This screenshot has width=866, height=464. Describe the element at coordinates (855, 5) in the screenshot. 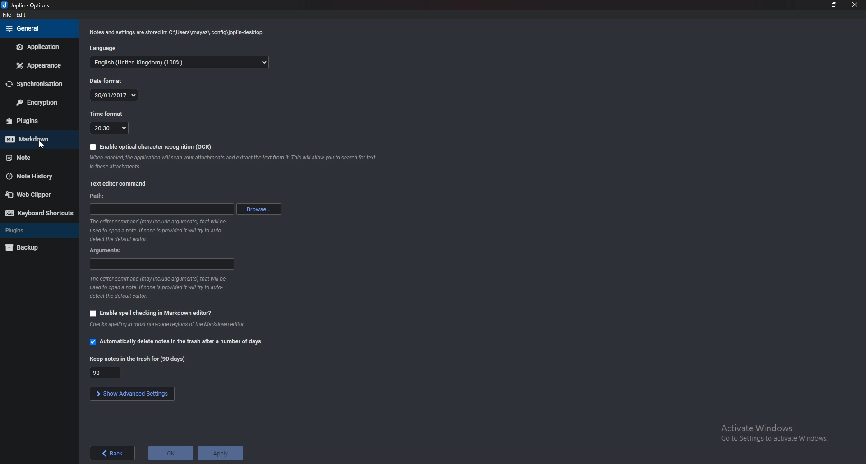

I see `close` at that location.